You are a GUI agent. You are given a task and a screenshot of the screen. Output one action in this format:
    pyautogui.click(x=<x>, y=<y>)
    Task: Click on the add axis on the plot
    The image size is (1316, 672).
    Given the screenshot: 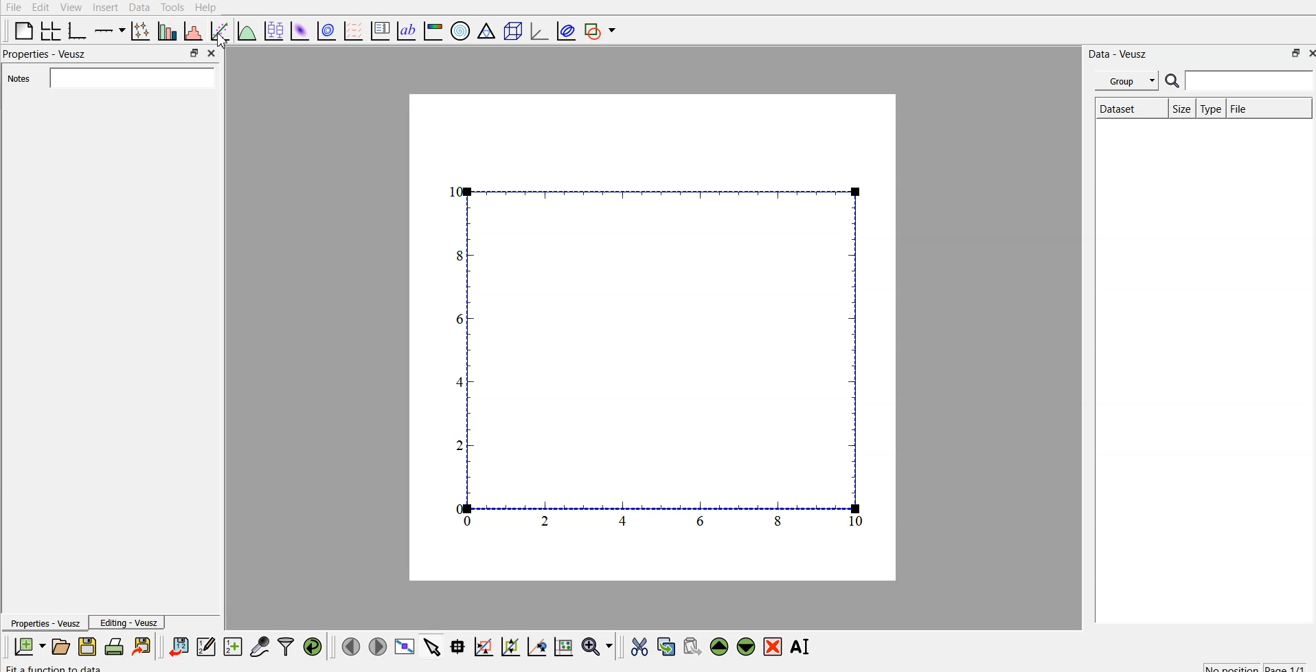 What is the action you would take?
    pyautogui.click(x=110, y=31)
    